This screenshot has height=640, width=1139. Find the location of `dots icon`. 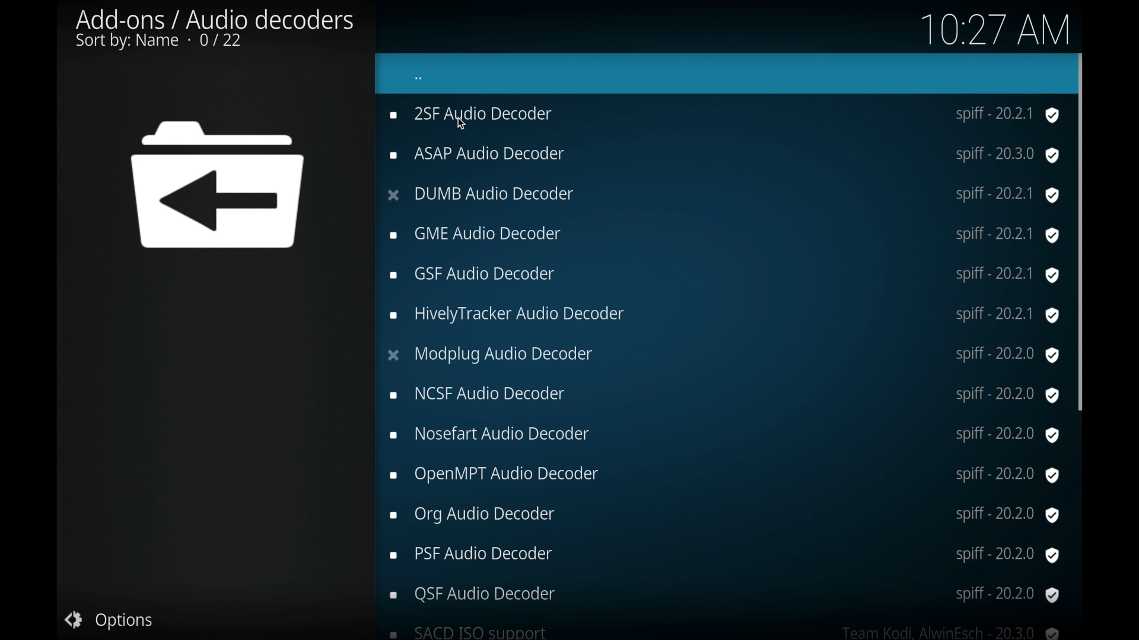

dots icon is located at coordinates (419, 79).